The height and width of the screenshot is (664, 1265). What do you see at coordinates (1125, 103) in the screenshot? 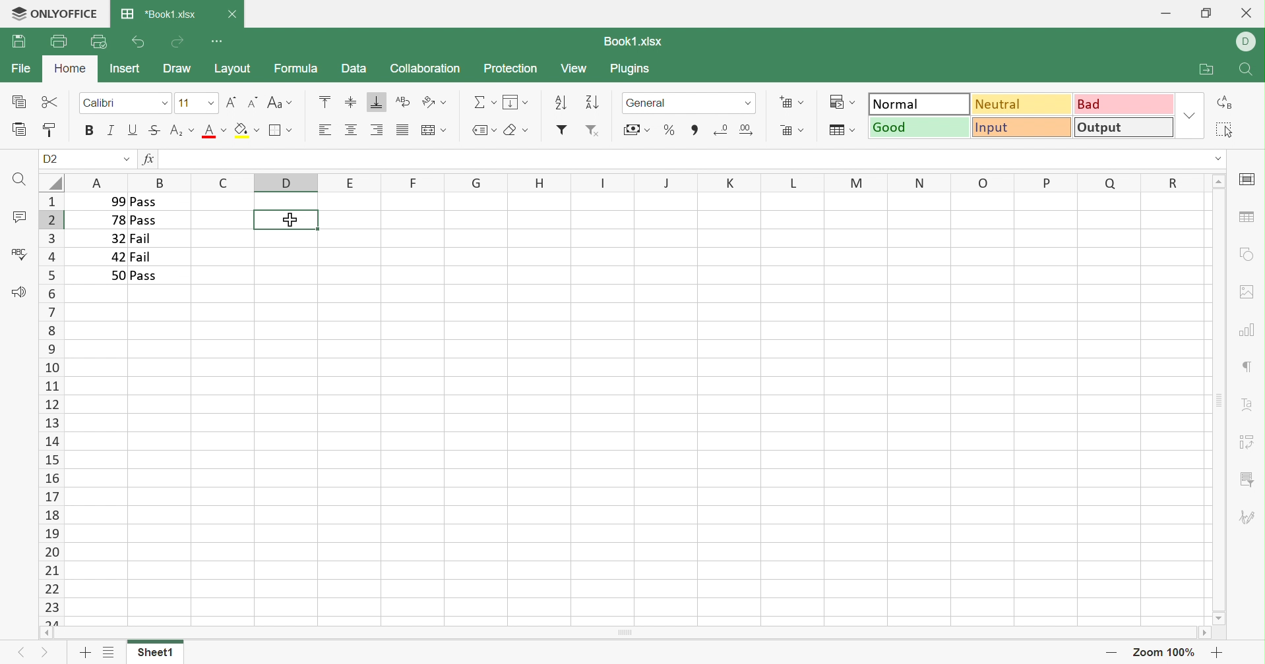
I see `Bad` at bounding box center [1125, 103].